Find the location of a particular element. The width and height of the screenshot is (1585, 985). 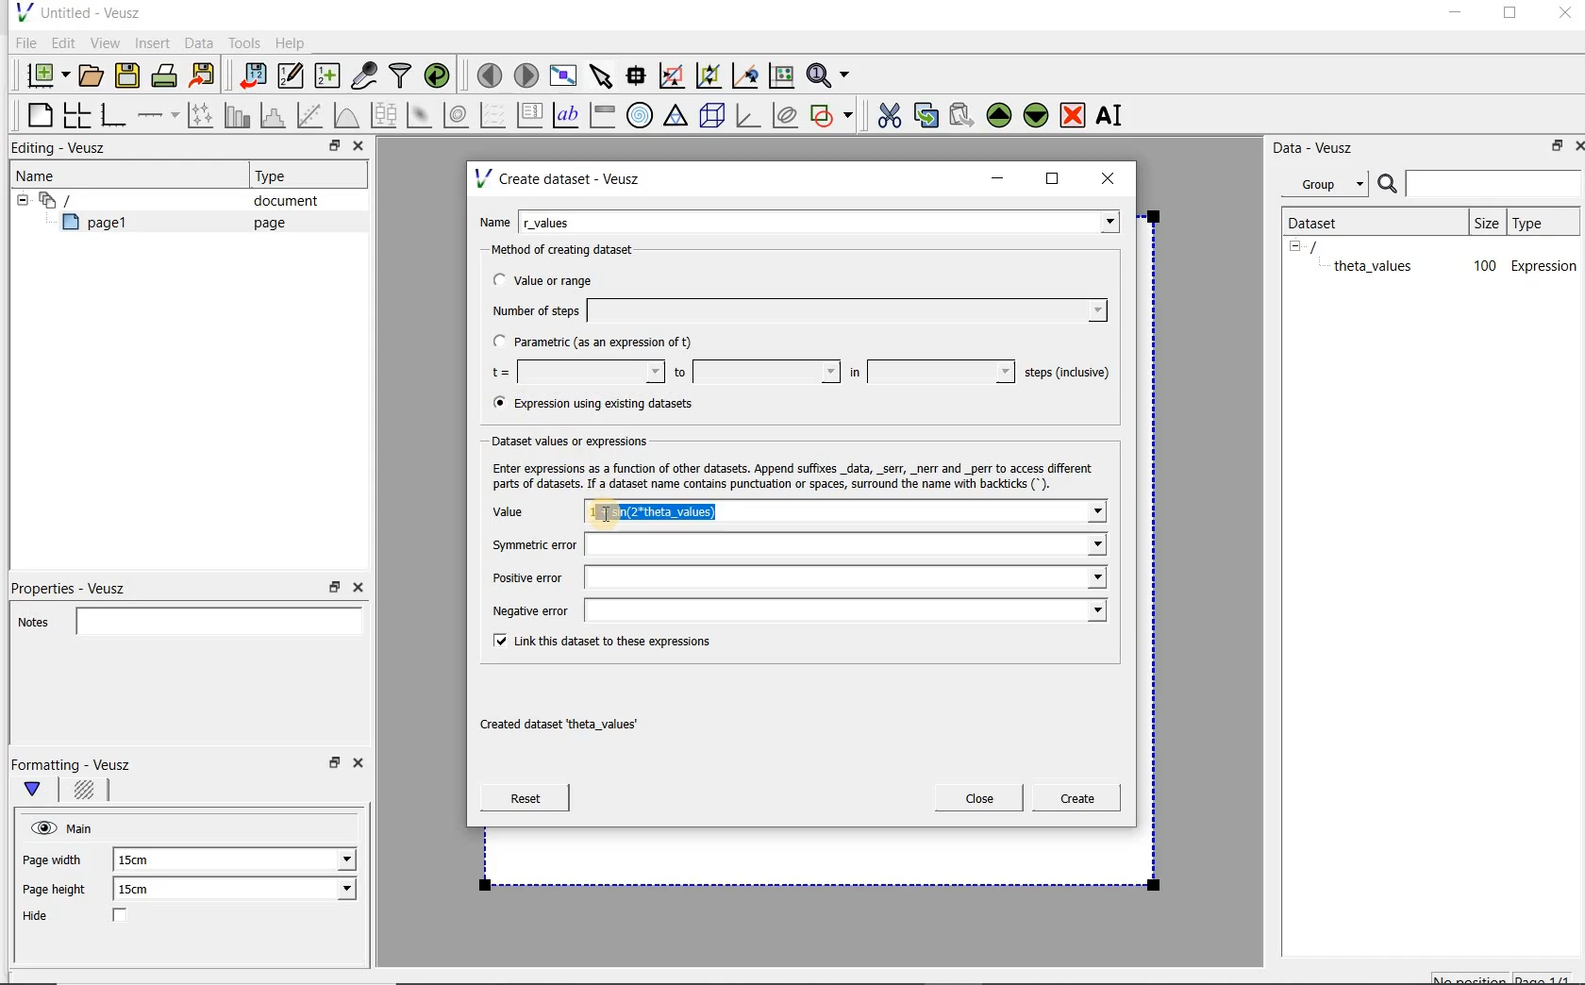

Close is located at coordinates (979, 798).